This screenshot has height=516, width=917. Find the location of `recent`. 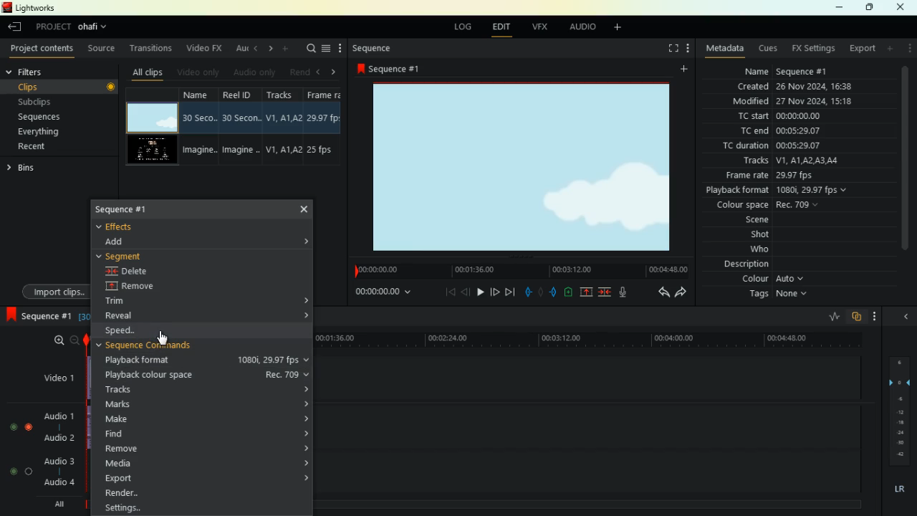

recent is located at coordinates (44, 146).